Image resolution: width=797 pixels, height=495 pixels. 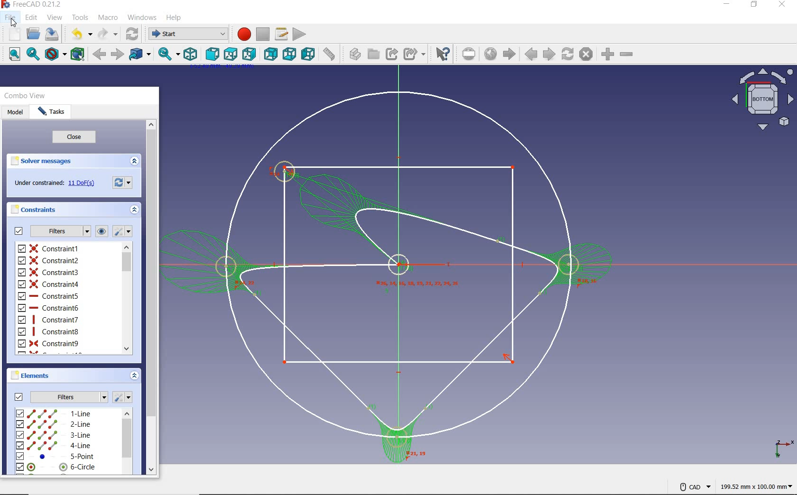 I want to click on expand, so click(x=135, y=160).